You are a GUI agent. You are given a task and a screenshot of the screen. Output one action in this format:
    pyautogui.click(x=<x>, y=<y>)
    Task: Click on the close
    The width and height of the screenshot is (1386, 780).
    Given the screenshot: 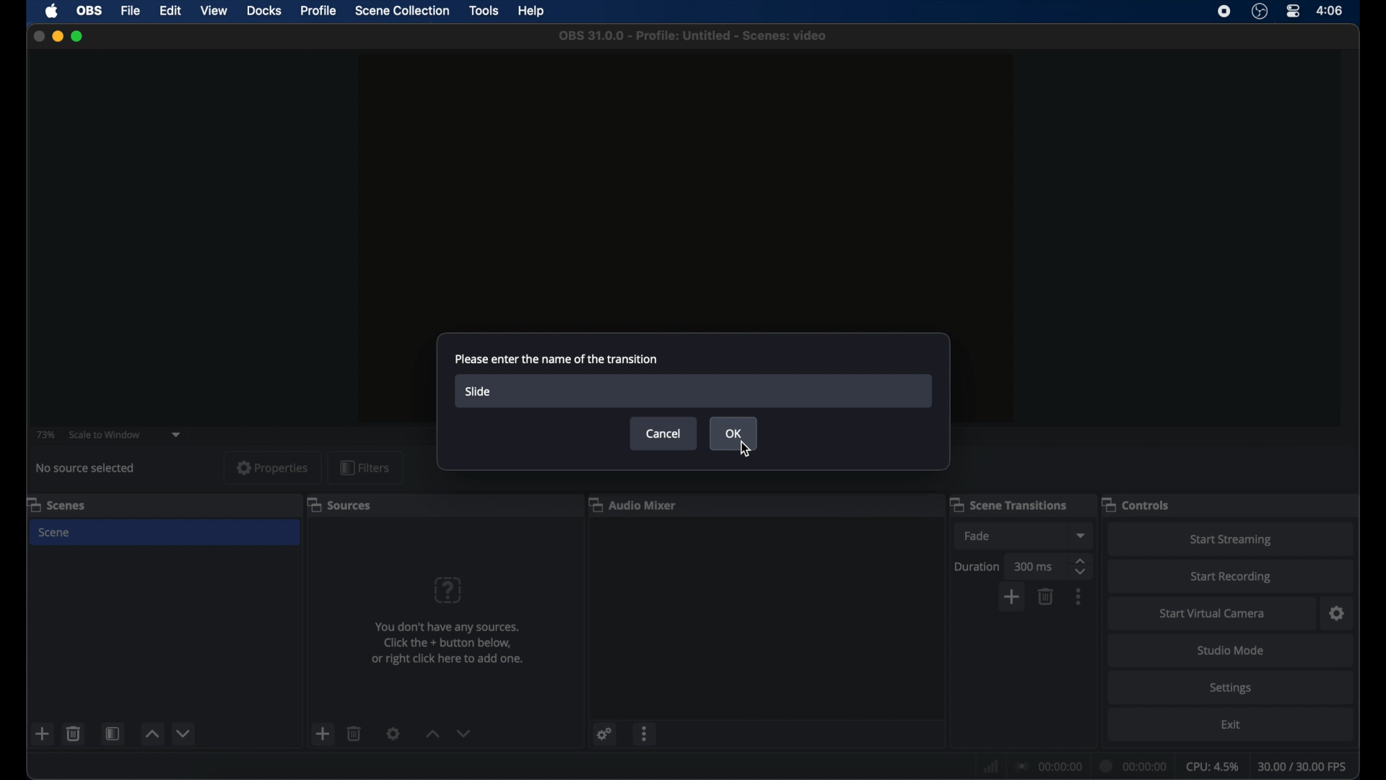 What is the action you would take?
    pyautogui.click(x=36, y=35)
    